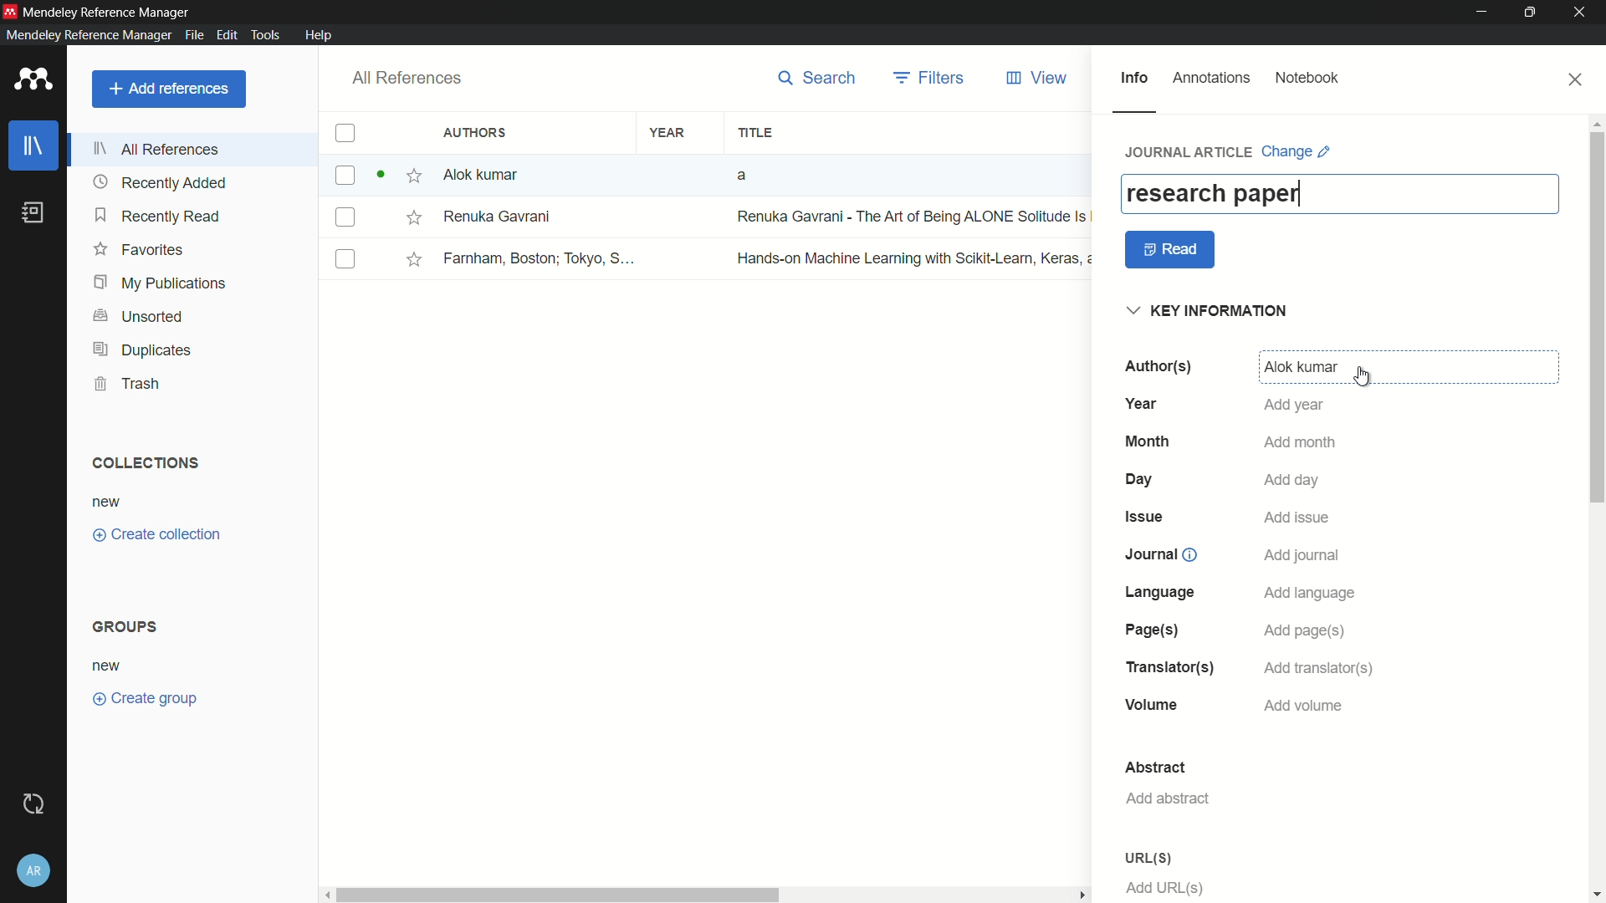  I want to click on new, so click(107, 503).